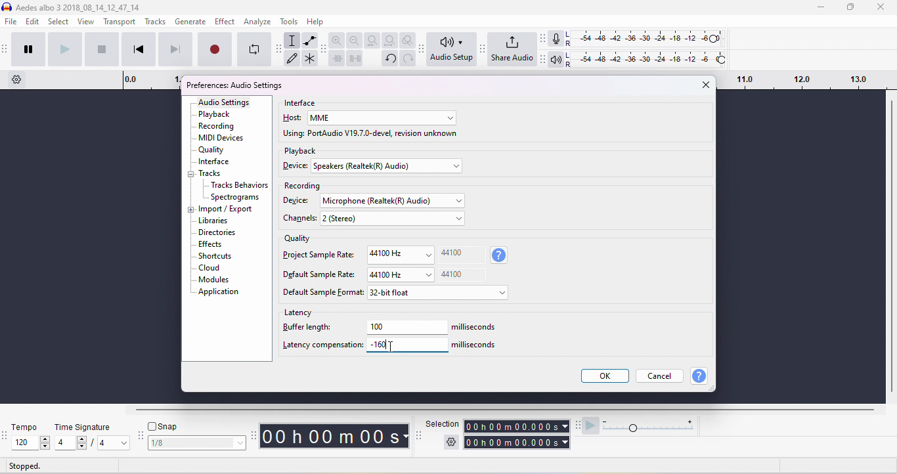 This screenshot has width=897, height=474. What do you see at coordinates (320, 274) in the screenshot?
I see `Default sample rate:` at bounding box center [320, 274].